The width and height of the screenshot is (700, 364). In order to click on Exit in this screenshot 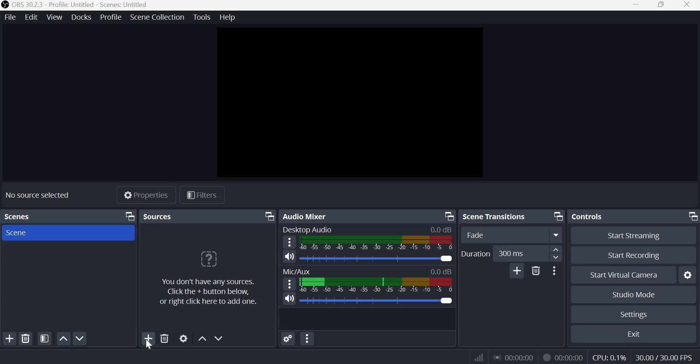, I will do `click(635, 334)`.